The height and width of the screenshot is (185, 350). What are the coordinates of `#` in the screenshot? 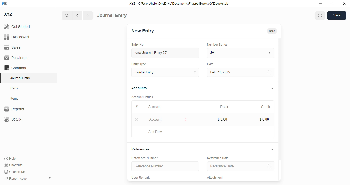 It's located at (136, 107).